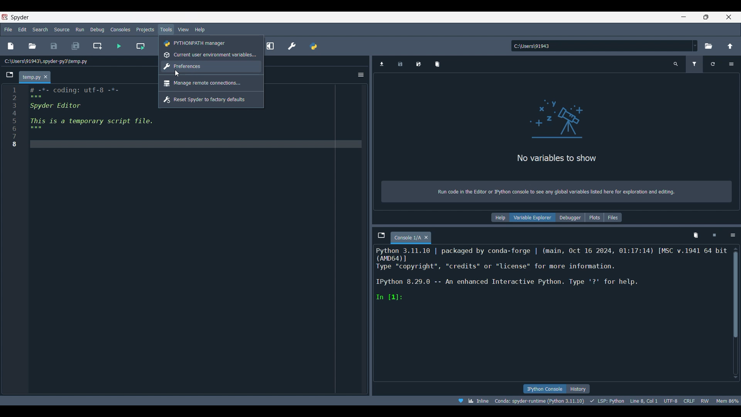 The width and height of the screenshot is (741, 417). Describe the element at coordinates (361, 75) in the screenshot. I see `Options` at that location.